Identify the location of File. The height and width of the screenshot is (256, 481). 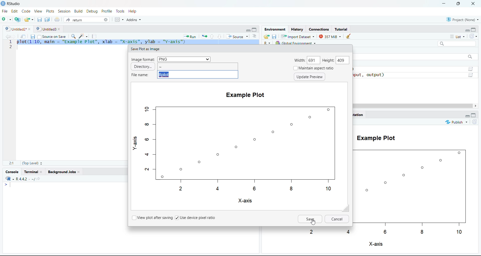
(5, 11).